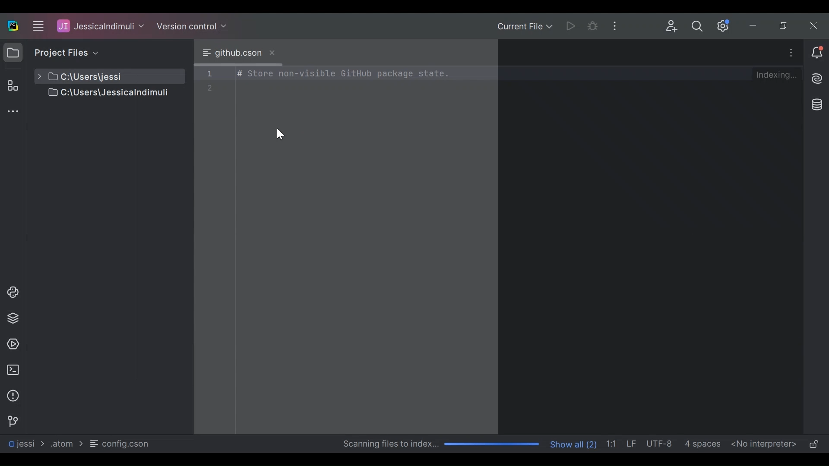  Describe the element at coordinates (11, 85) in the screenshot. I see `Structure` at that location.